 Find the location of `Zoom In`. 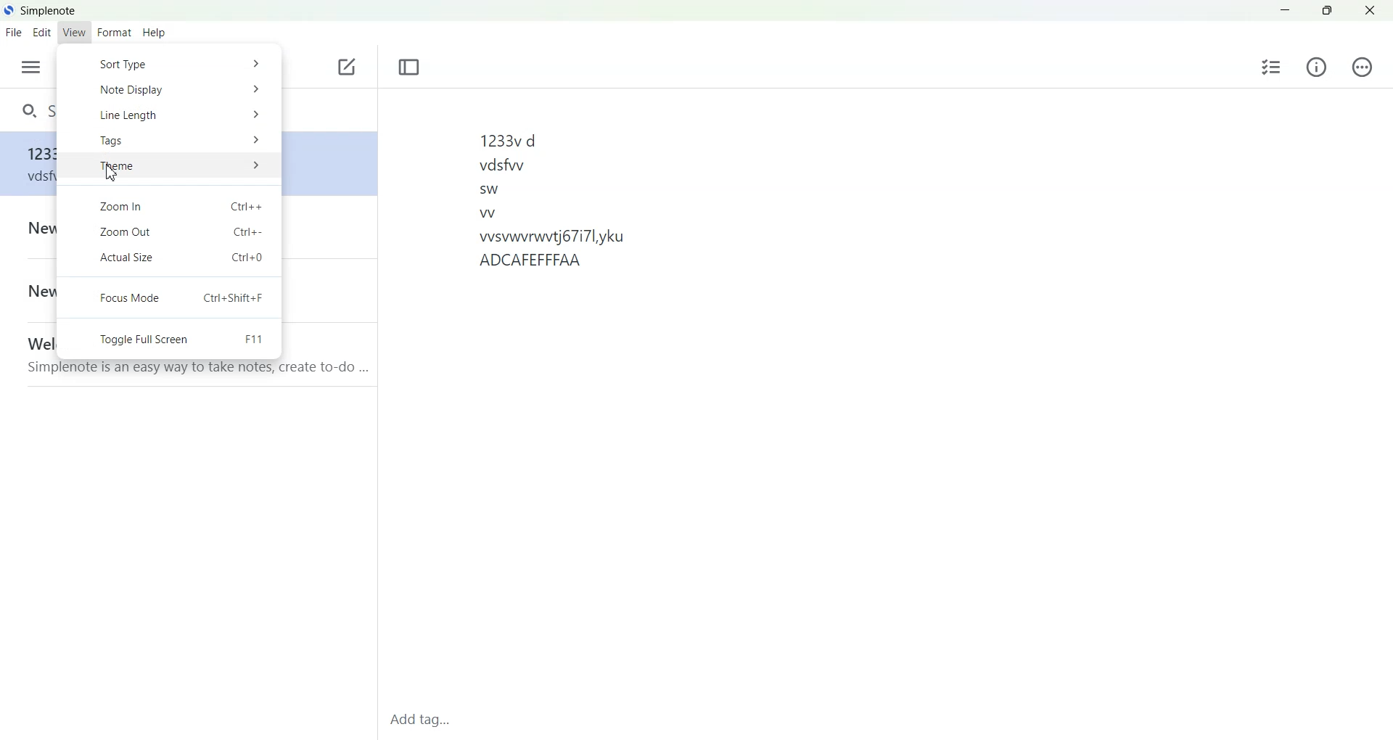

Zoom In is located at coordinates (169, 203).